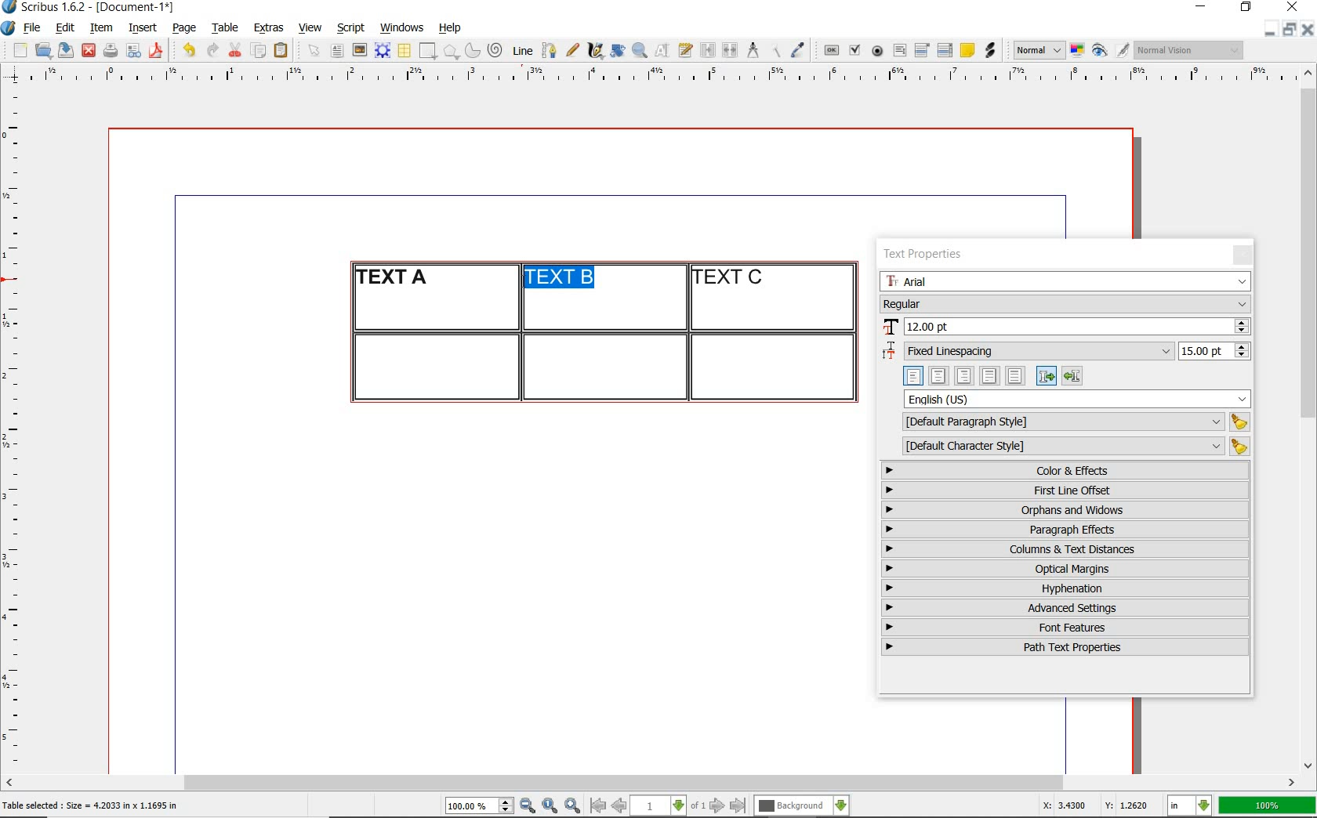 The width and height of the screenshot is (1317, 818). What do you see at coordinates (34, 28) in the screenshot?
I see `file` at bounding box center [34, 28].